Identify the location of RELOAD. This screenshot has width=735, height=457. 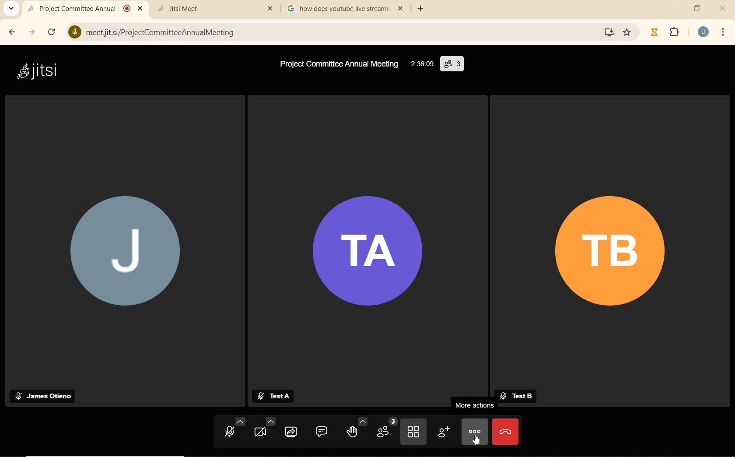
(52, 32).